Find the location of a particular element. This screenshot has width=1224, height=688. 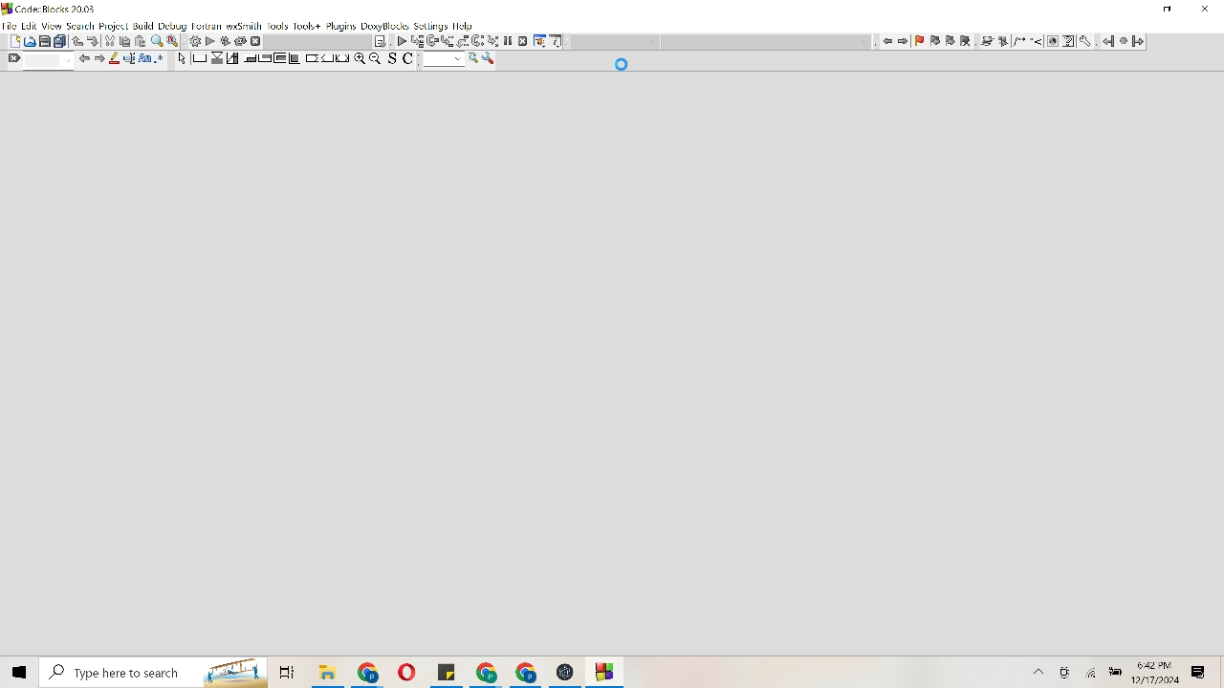

Move left is located at coordinates (84, 58).